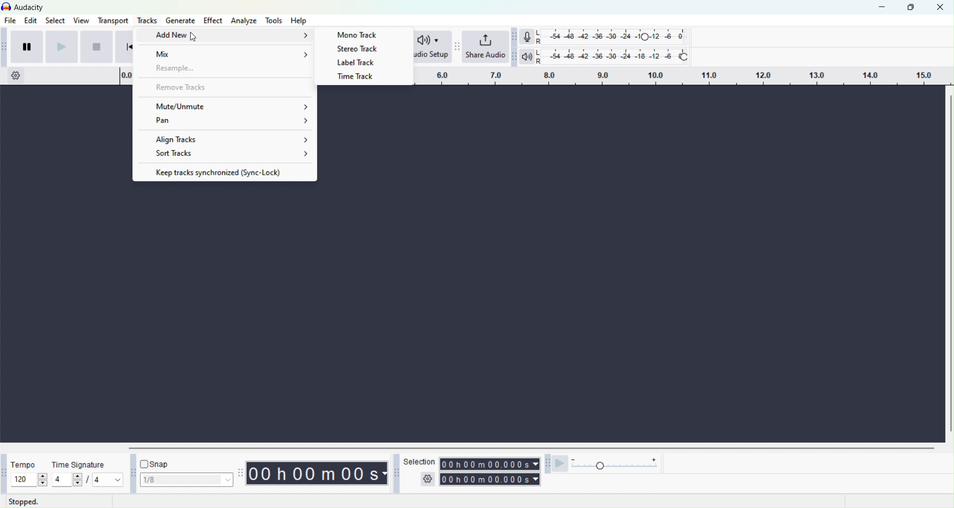  What do you see at coordinates (123, 46) in the screenshot?
I see `Skip to start` at bounding box center [123, 46].